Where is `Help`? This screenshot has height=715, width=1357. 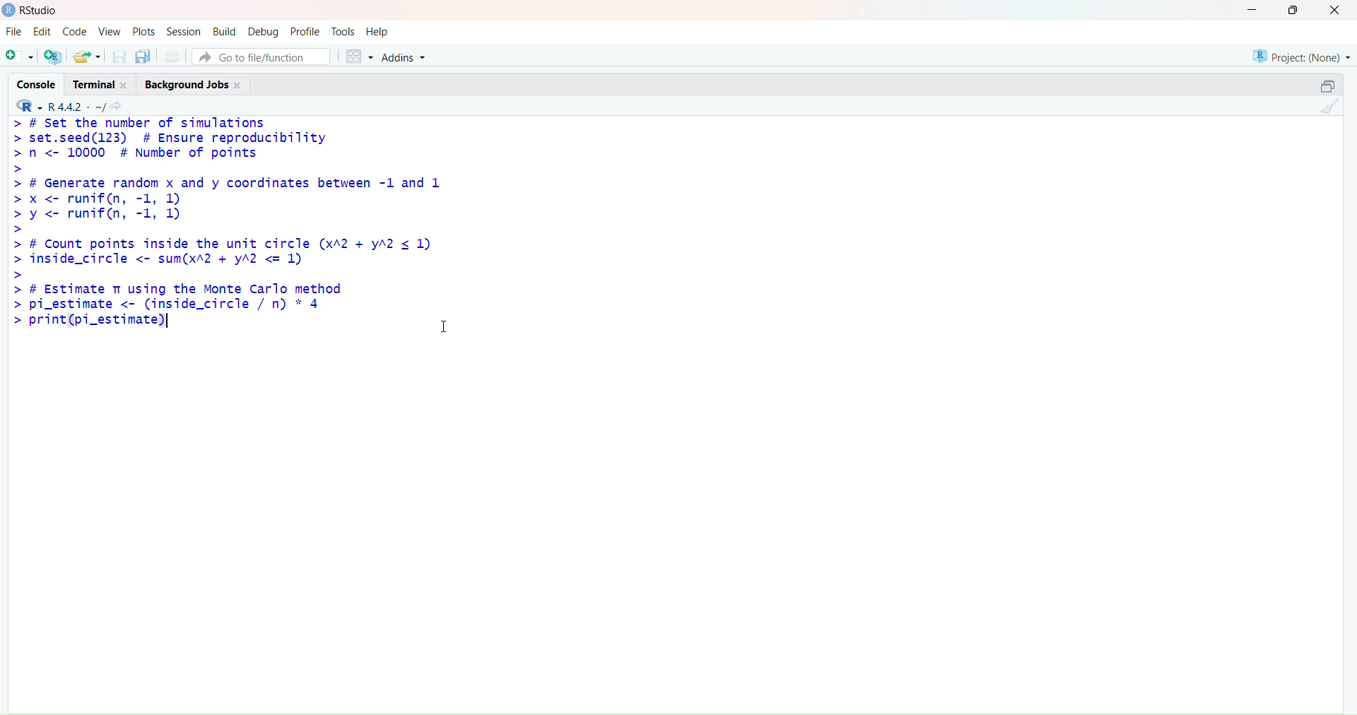 Help is located at coordinates (380, 30).